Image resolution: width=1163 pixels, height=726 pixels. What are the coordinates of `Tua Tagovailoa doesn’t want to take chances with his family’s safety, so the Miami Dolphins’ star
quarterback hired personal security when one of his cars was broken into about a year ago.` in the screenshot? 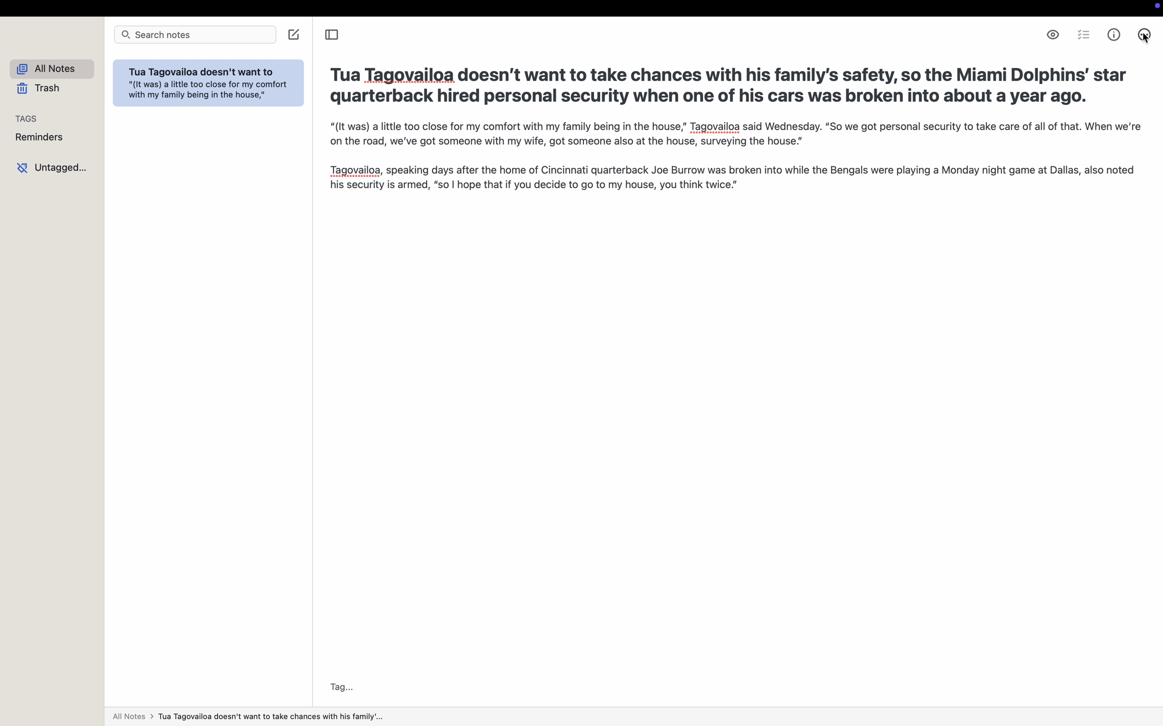 It's located at (729, 85).